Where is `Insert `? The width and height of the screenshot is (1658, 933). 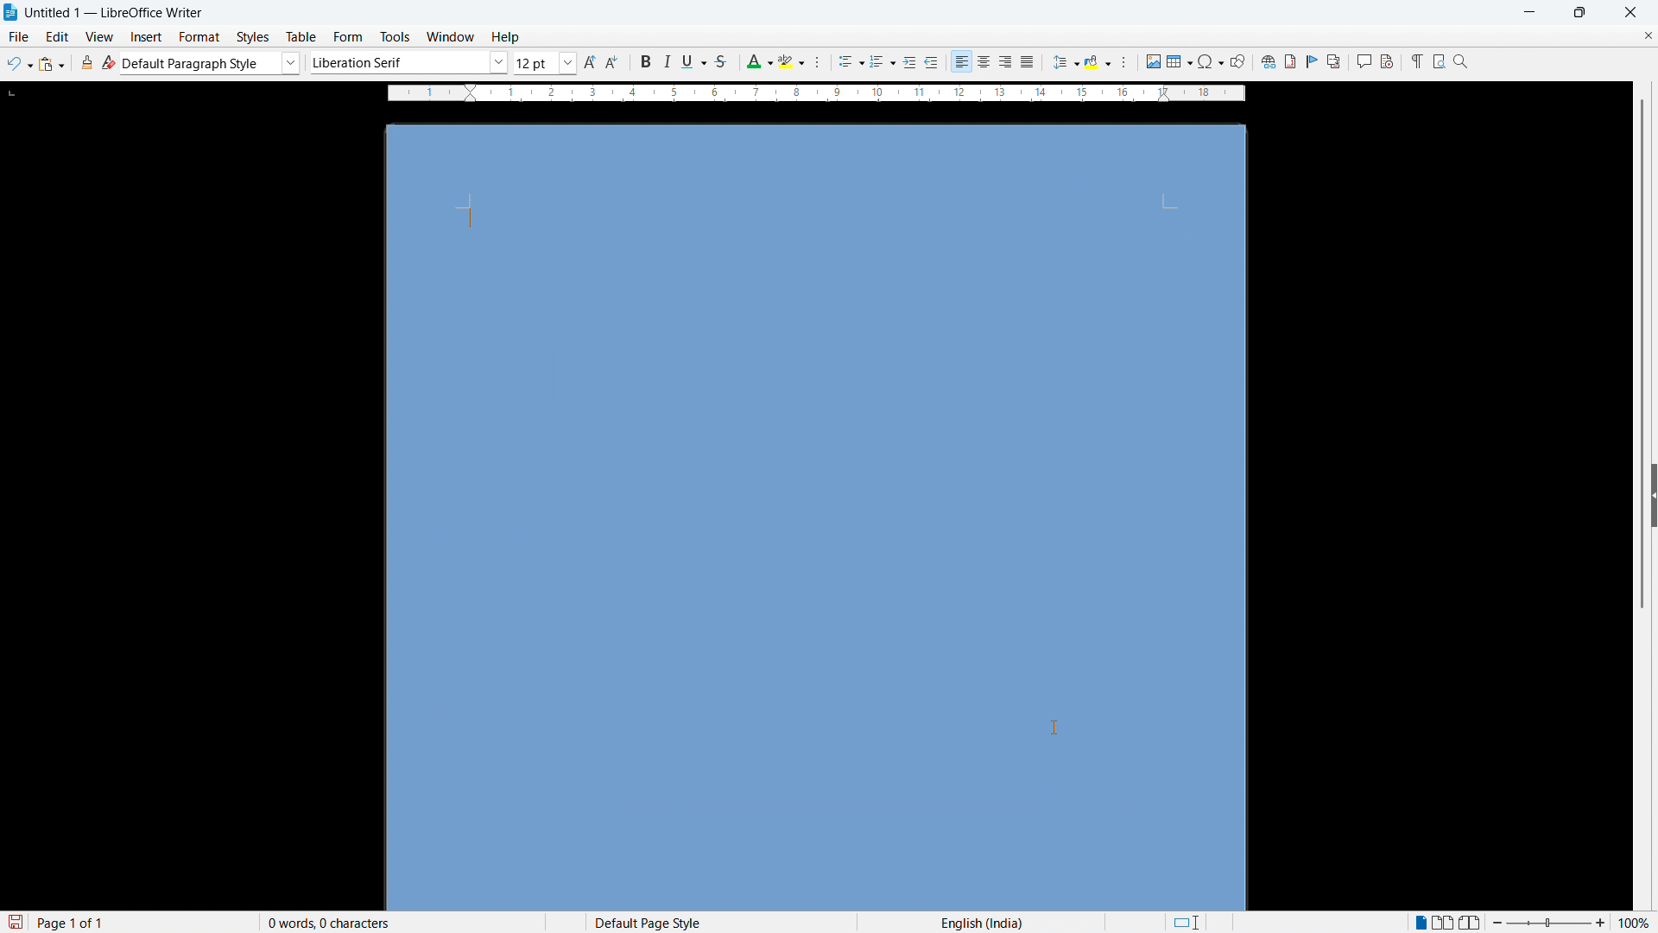
Insert  is located at coordinates (147, 37).